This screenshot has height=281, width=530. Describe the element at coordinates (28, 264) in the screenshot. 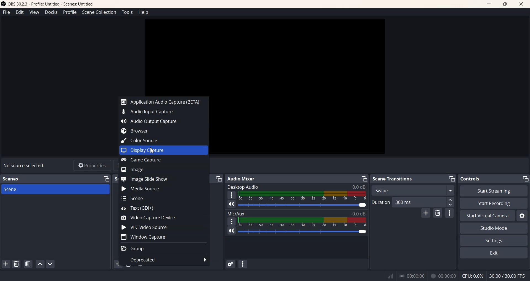

I see `Open scene Filter` at that location.